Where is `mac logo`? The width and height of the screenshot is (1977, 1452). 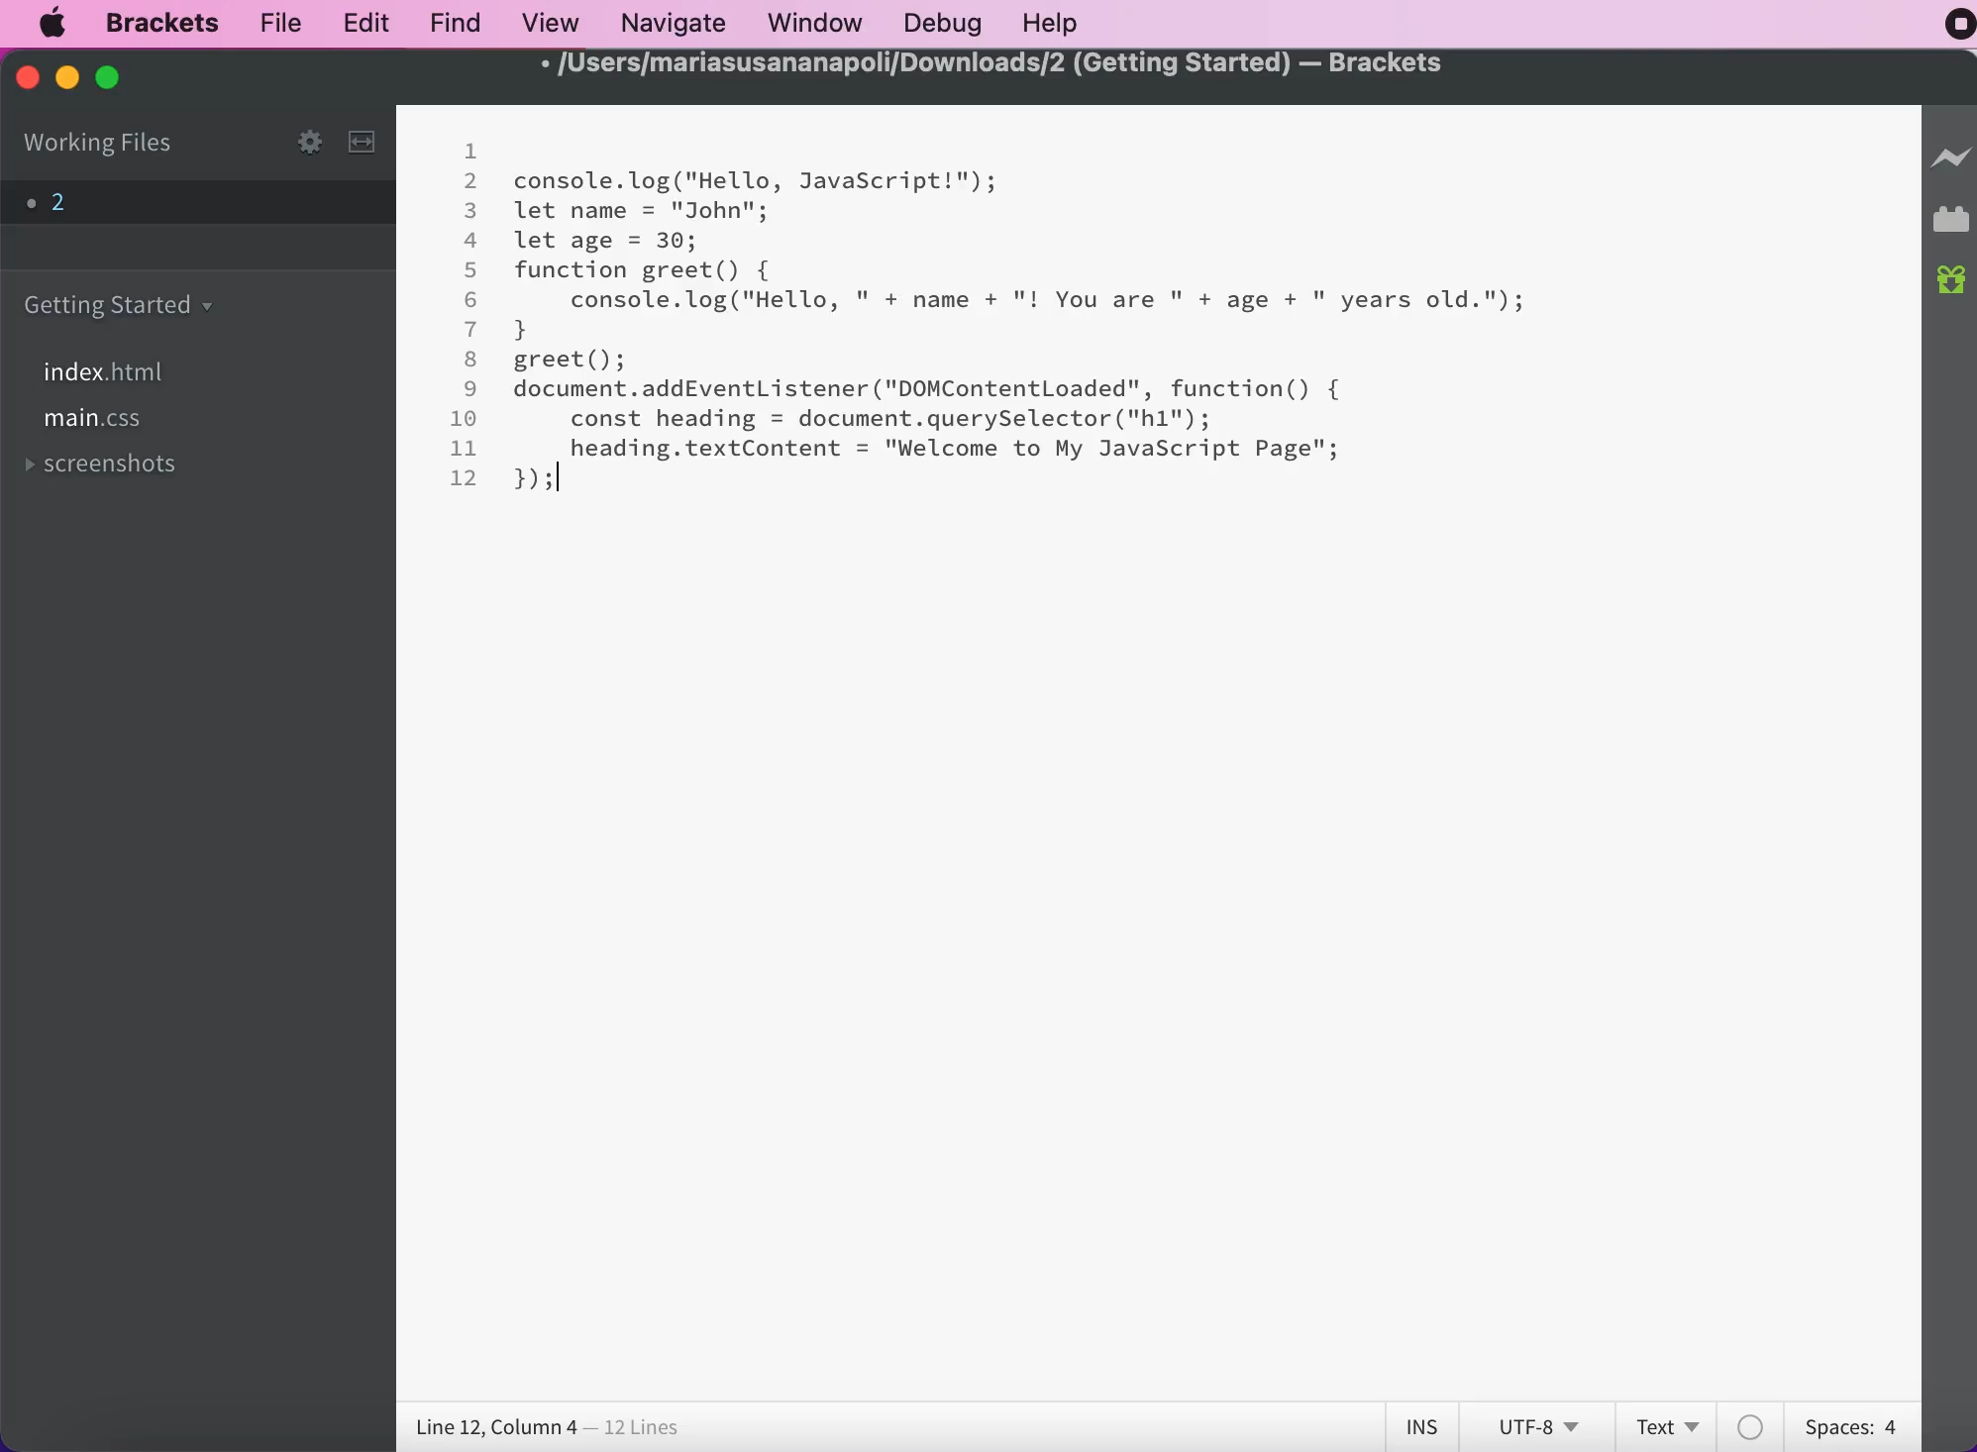 mac logo is located at coordinates (54, 24).